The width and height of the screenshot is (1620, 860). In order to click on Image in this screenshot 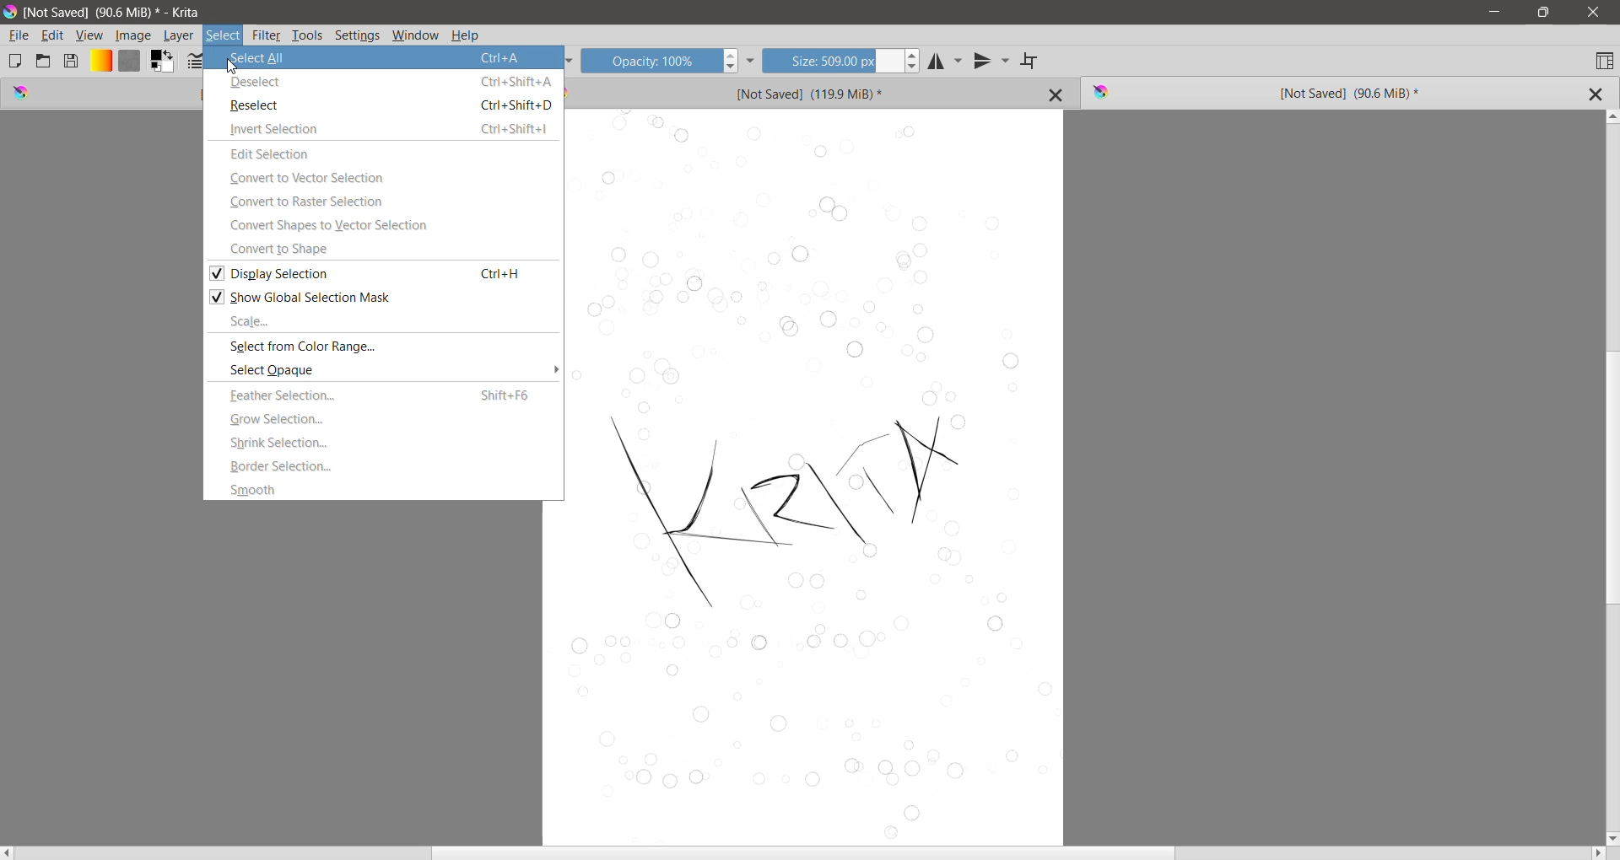, I will do `click(133, 36)`.